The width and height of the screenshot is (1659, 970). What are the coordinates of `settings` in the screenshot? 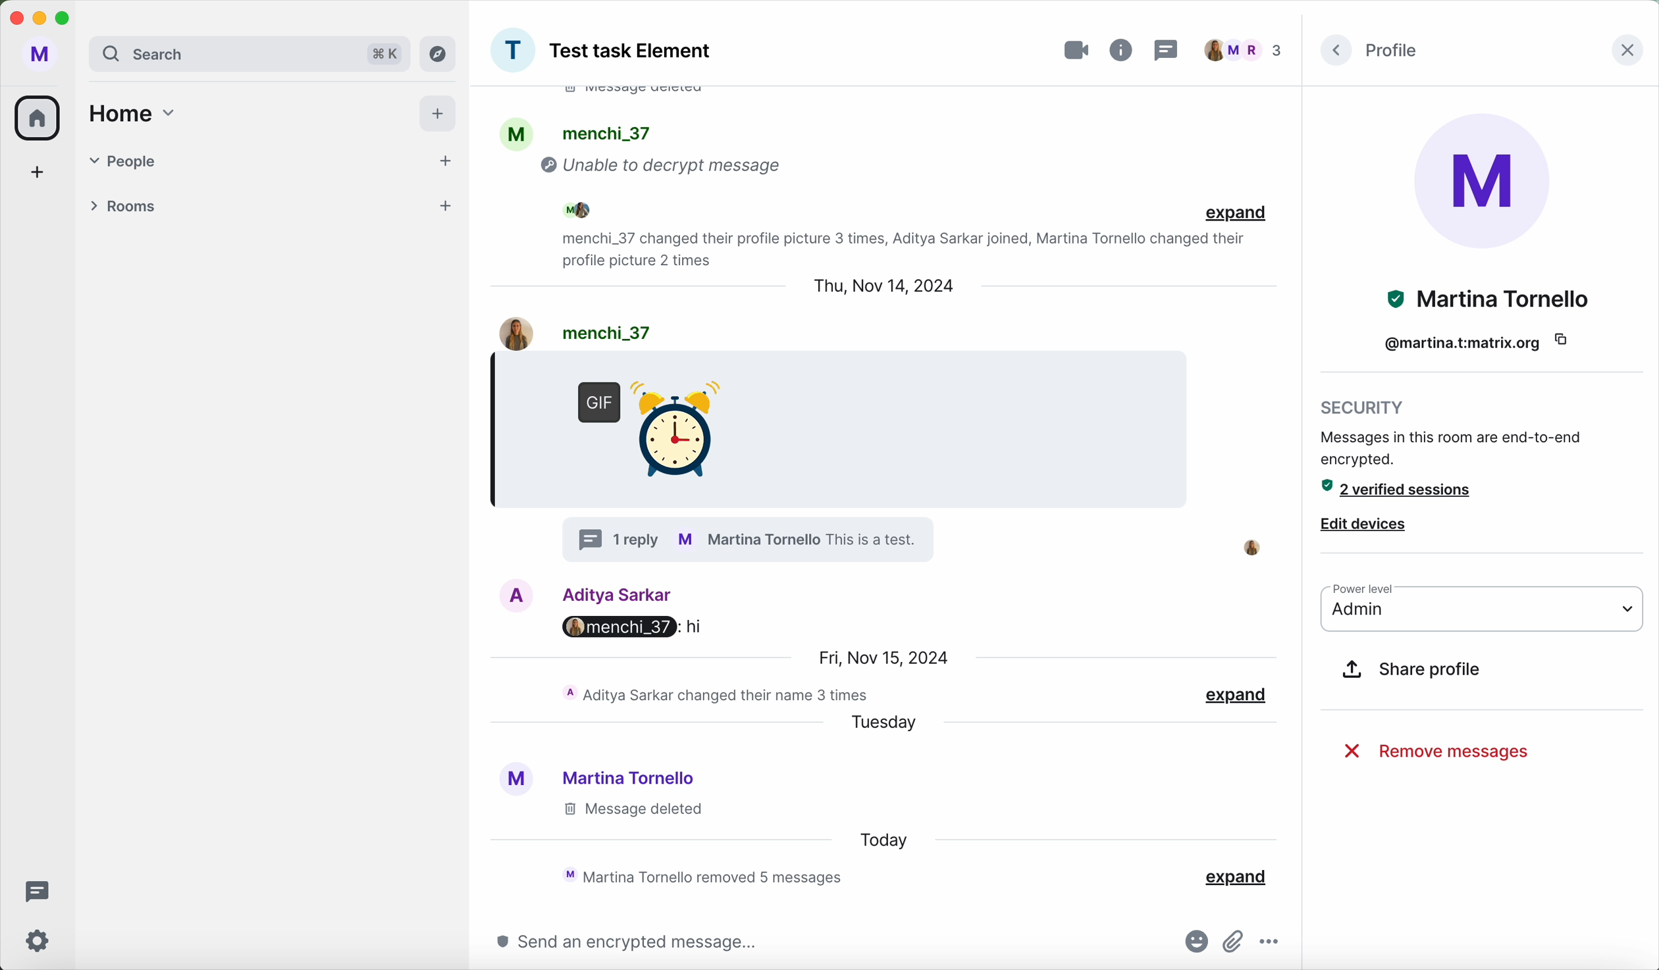 It's located at (40, 940).